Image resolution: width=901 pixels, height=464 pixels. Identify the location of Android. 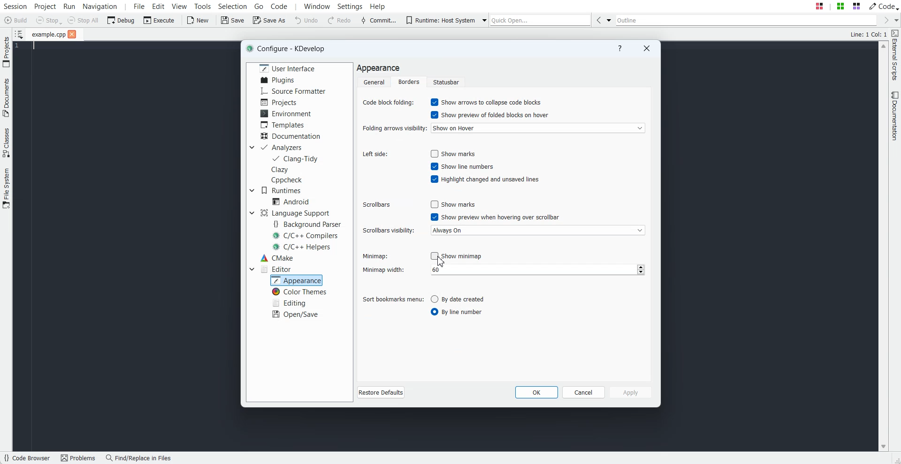
(291, 202).